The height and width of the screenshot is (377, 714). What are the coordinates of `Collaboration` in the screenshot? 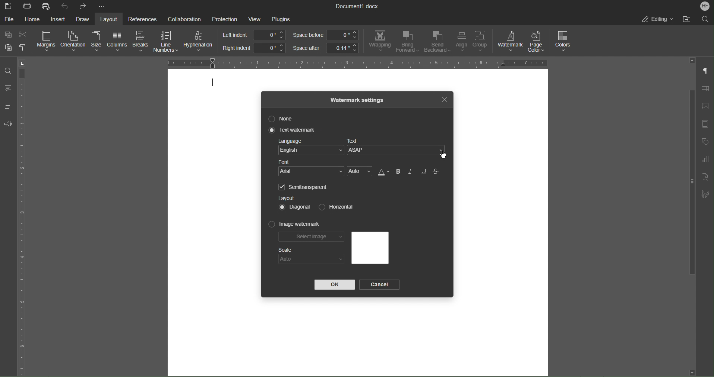 It's located at (182, 18).